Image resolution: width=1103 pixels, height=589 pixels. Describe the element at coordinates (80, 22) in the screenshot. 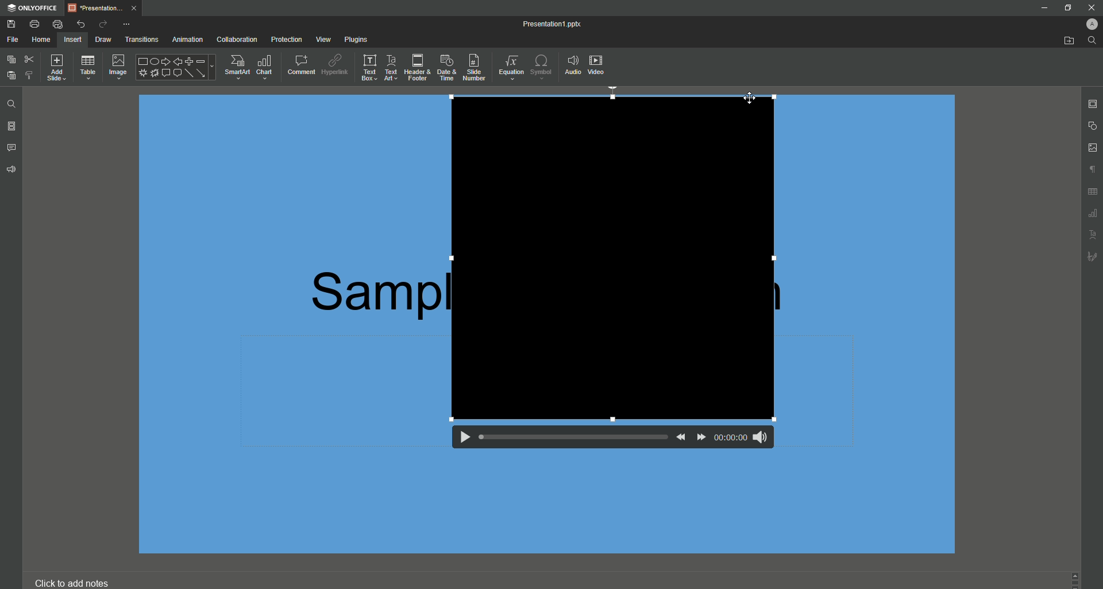

I see `Undo` at that location.